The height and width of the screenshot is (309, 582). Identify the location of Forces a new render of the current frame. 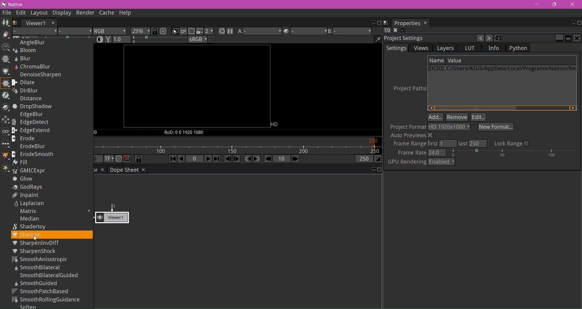
(221, 32).